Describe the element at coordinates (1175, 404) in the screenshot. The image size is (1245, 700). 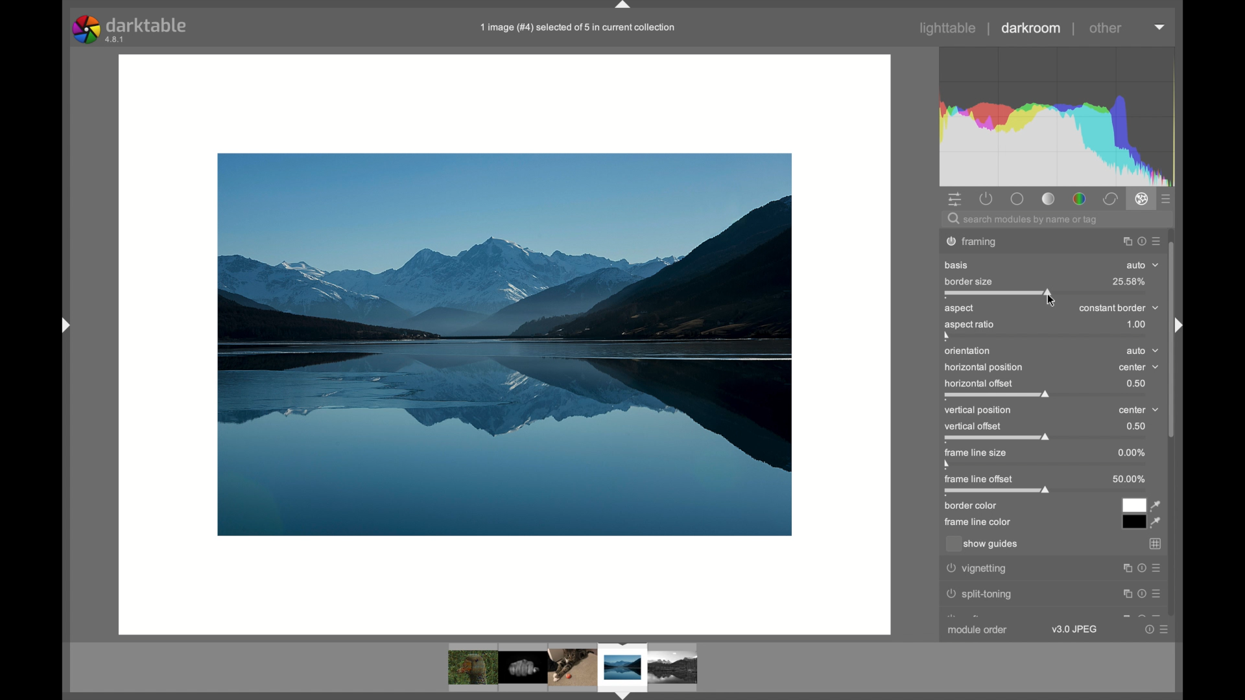
I see `scroll box` at that location.